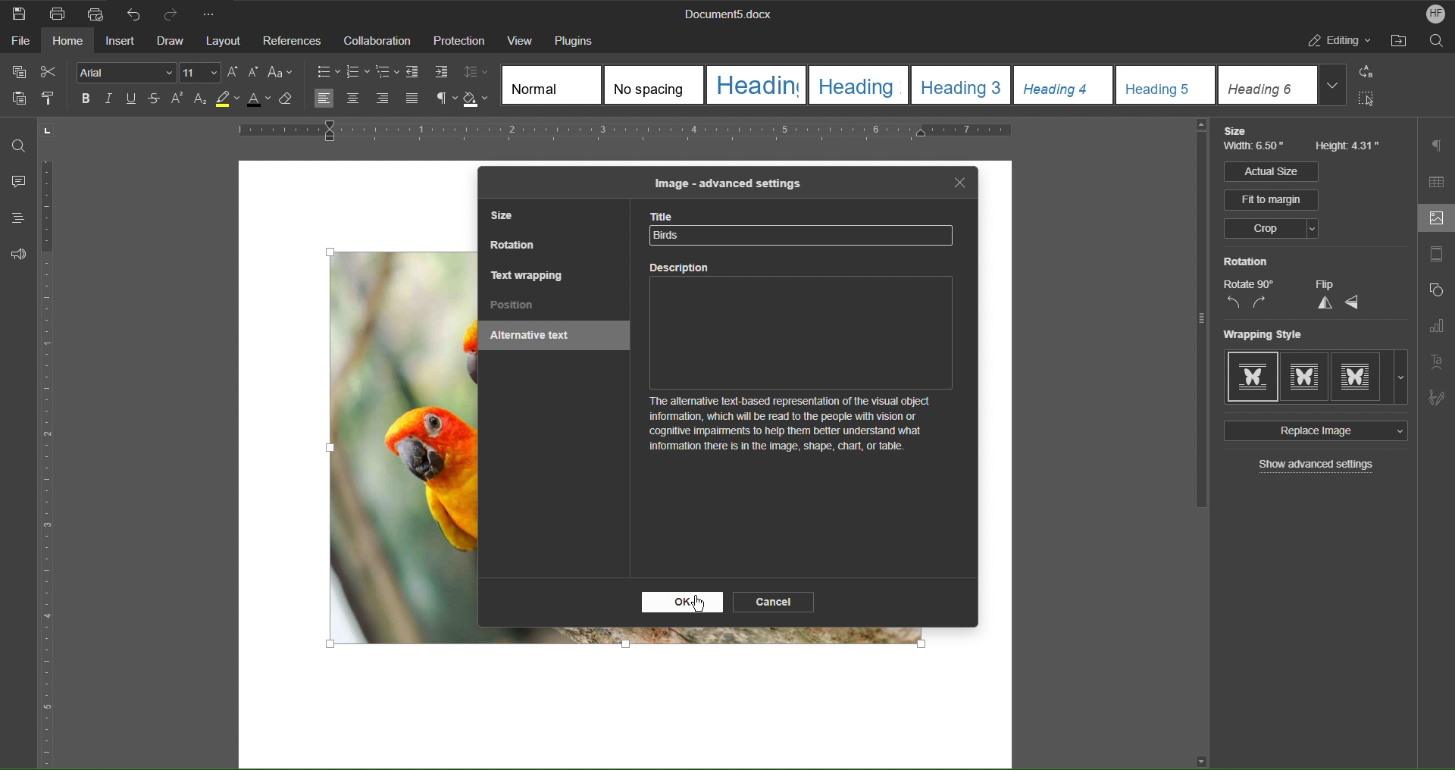 This screenshot has width=1455, height=770. Describe the element at coordinates (676, 133) in the screenshot. I see `Horizontal Ruler` at that location.